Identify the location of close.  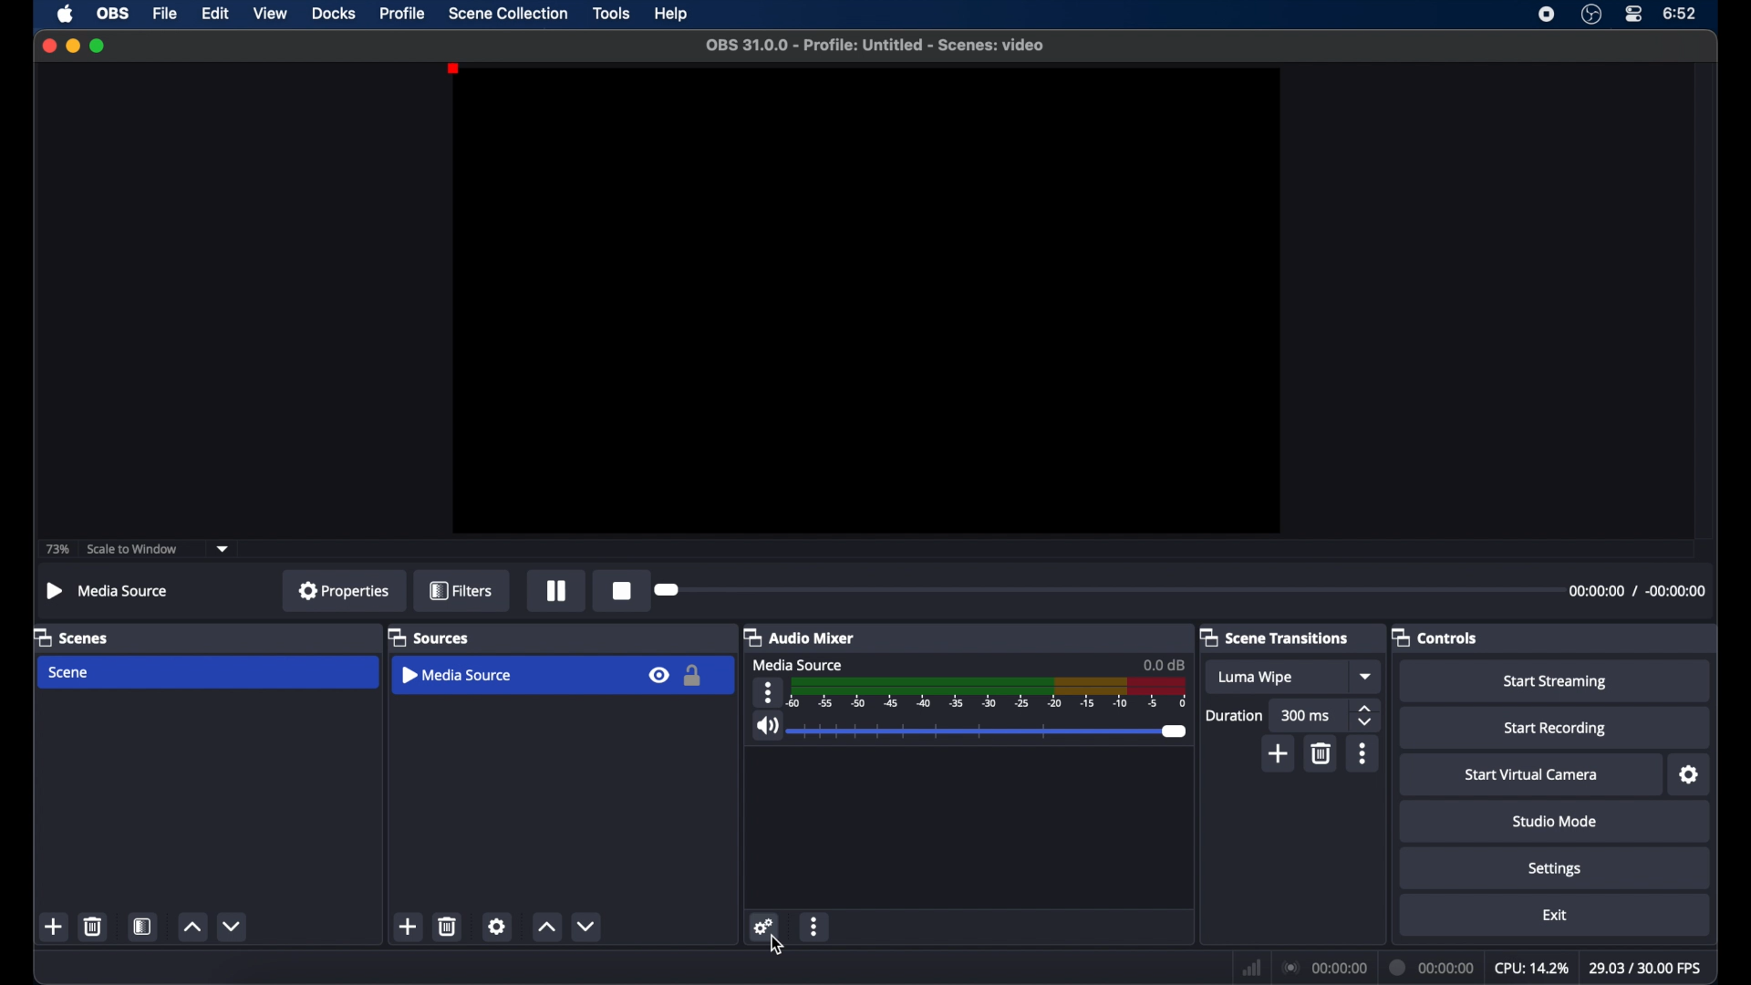
(48, 46).